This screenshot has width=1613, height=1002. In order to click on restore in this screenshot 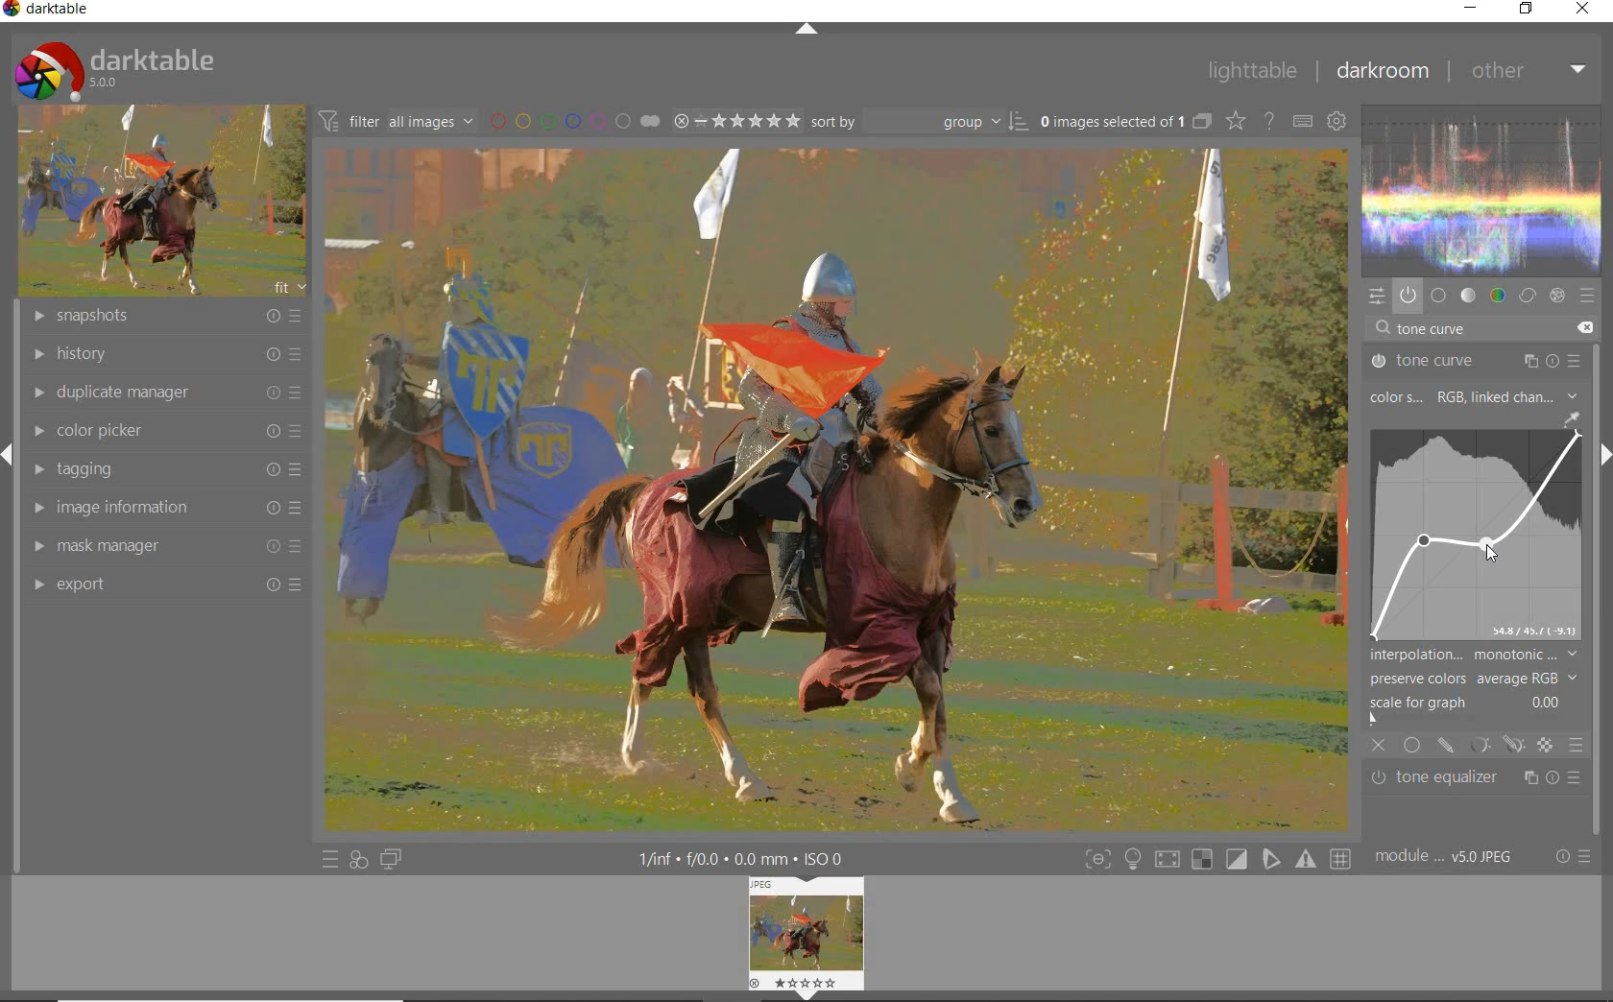, I will do `click(1527, 9)`.